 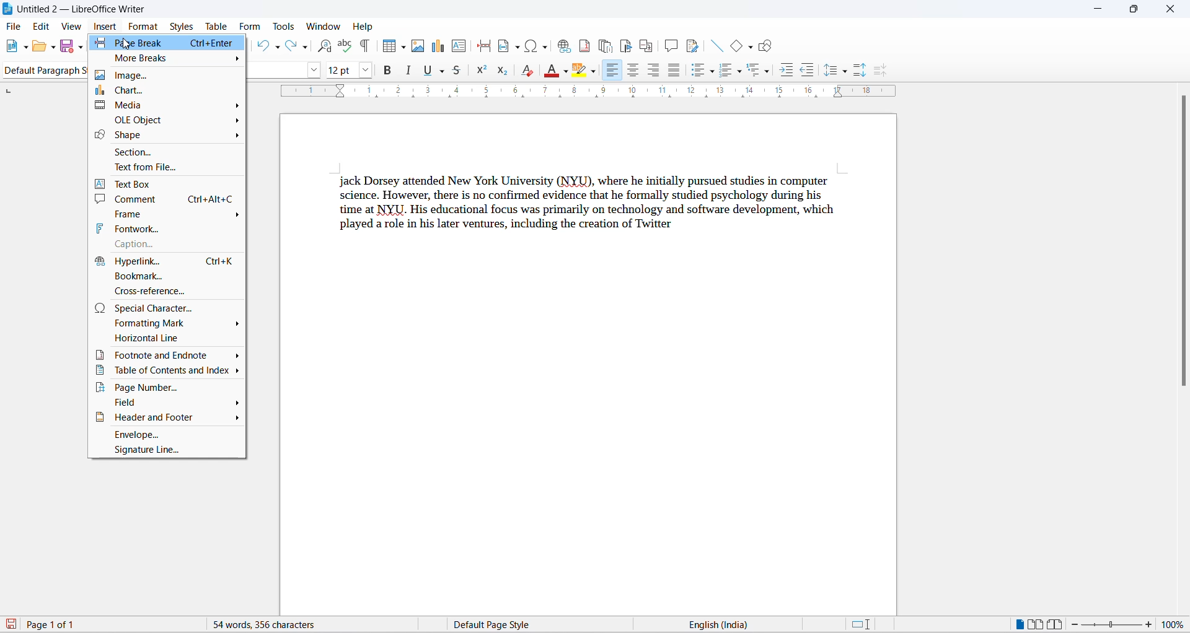 I want to click on line spacing options, so click(x=848, y=72).